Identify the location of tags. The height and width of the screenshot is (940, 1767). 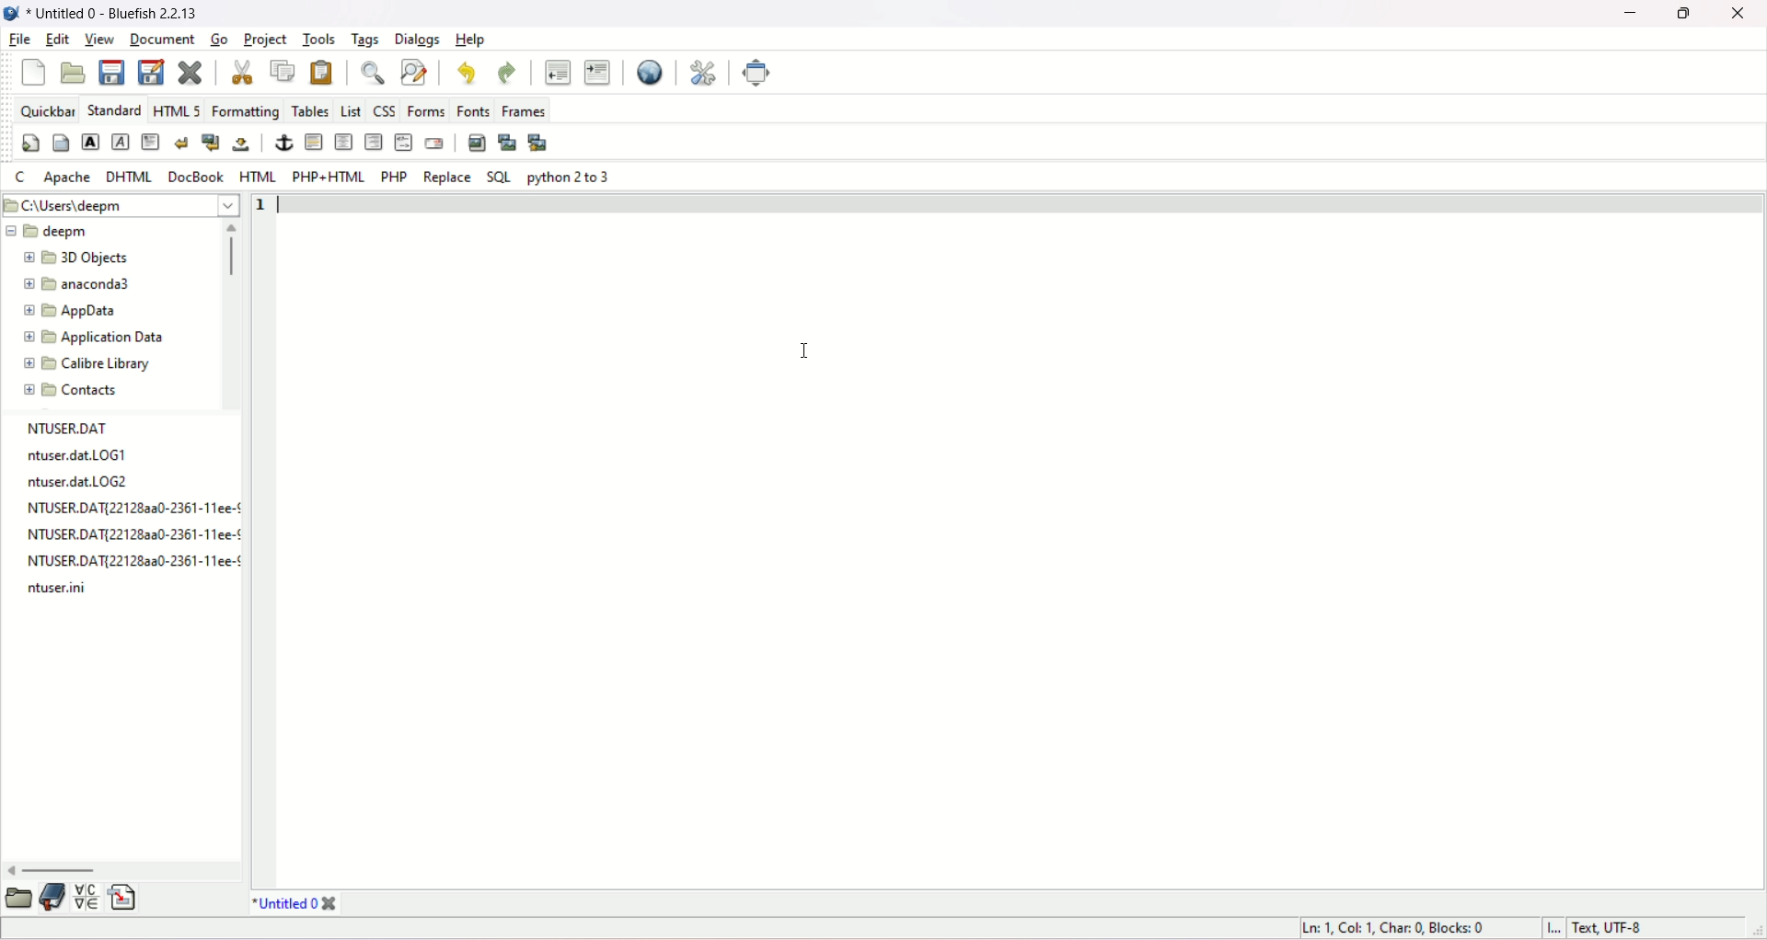
(367, 40).